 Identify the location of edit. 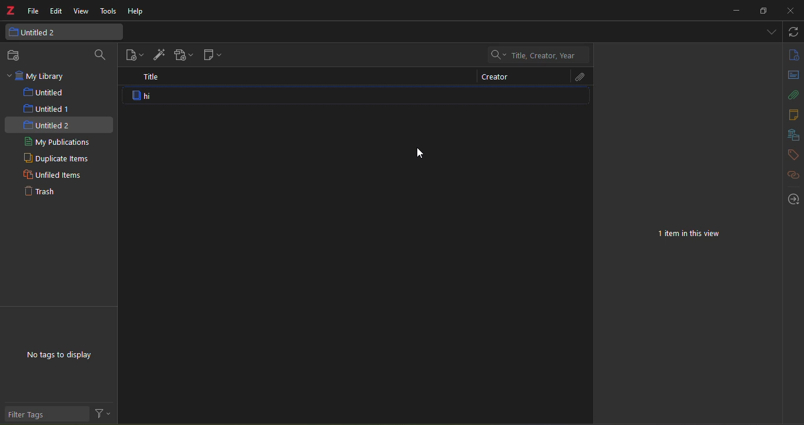
(56, 11).